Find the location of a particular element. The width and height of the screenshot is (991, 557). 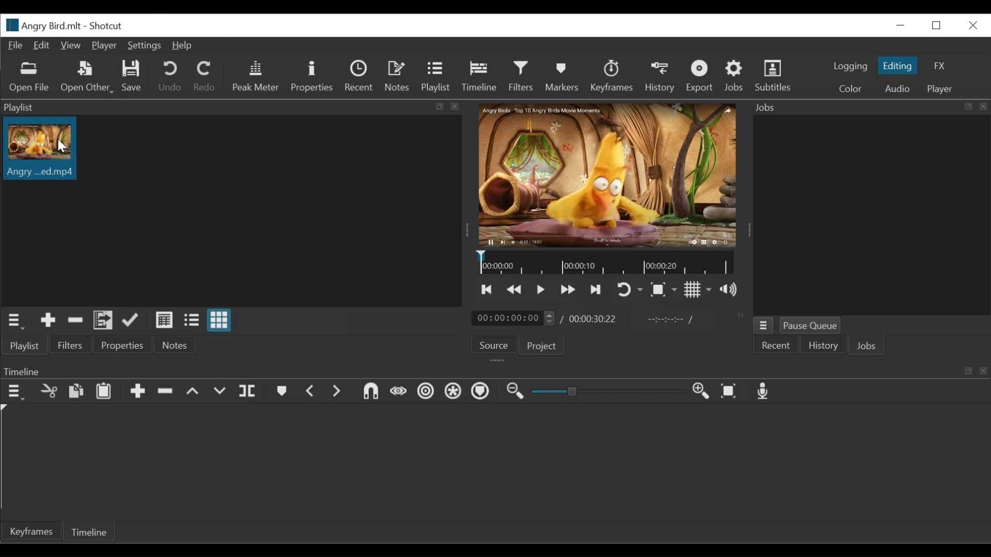

cursor is located at coordinates (65, 148).